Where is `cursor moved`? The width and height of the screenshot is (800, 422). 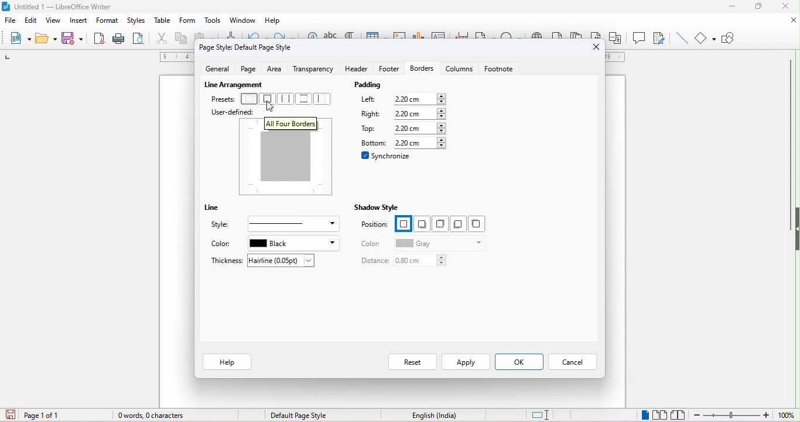
cursor moved is located at coordinates (272, 108).